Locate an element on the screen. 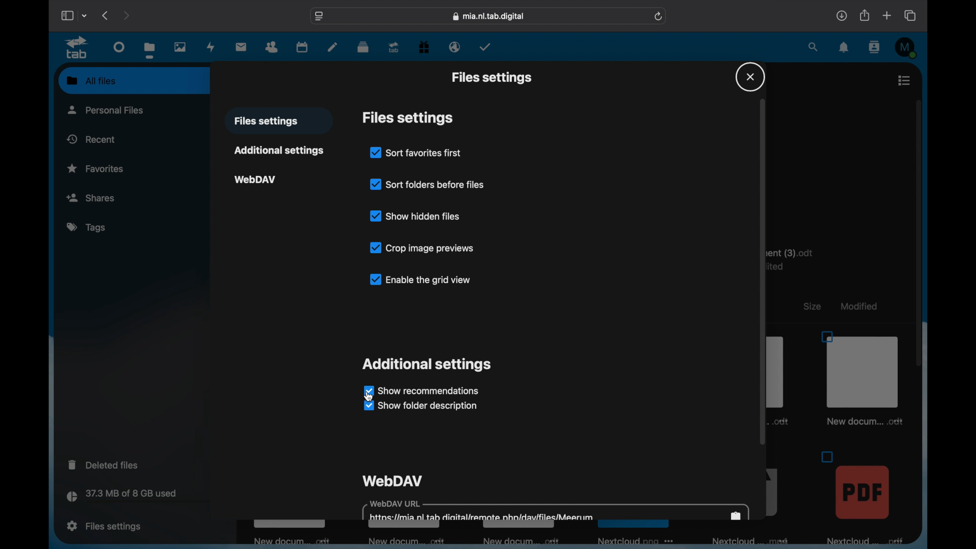  share is located at coordinates (864, 15).